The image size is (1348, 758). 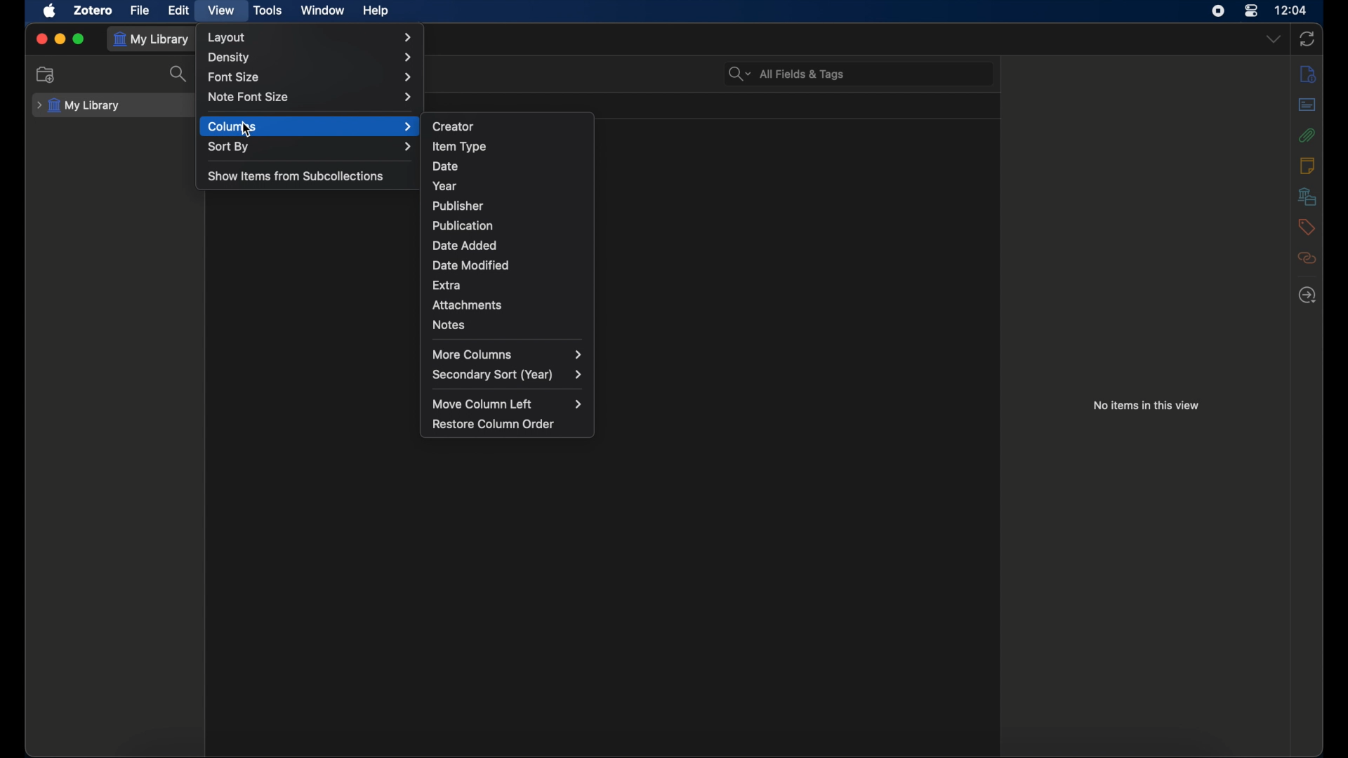 What do you see at coordinates (462, 225) in the screenshot?
I see `publication` at bounding box center [462, 225].